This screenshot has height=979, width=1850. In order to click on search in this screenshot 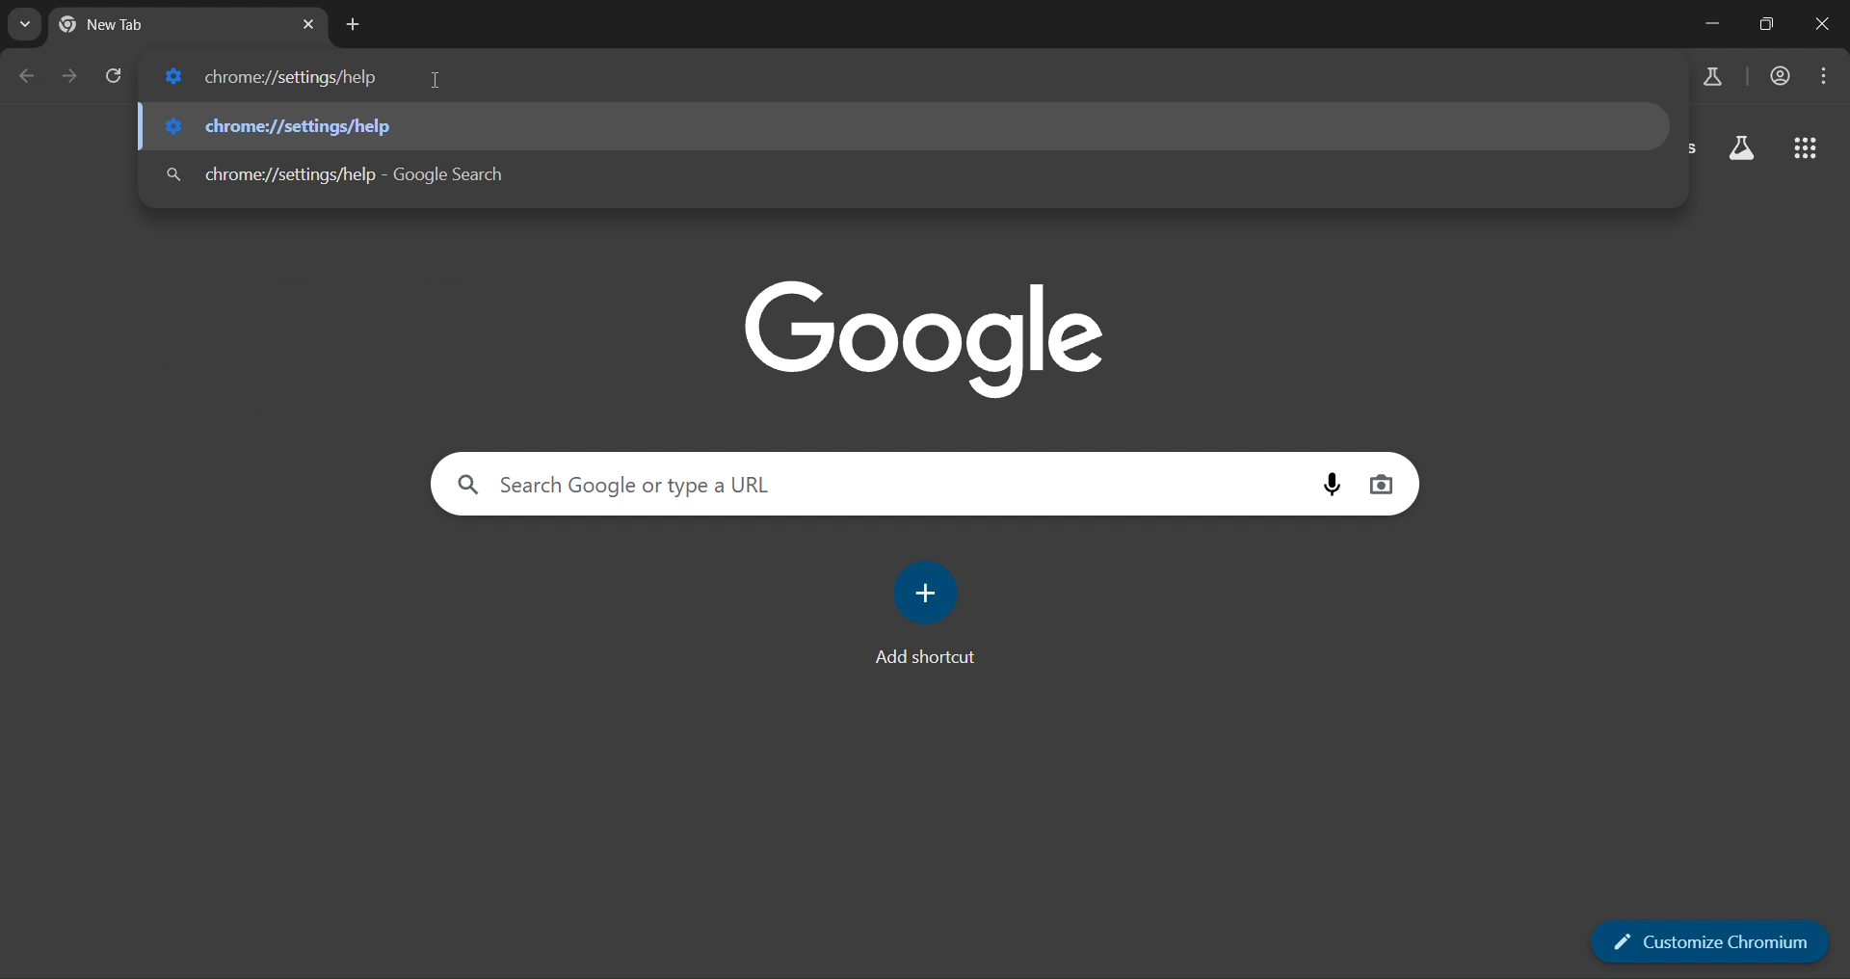, I will do `click(694, 485)`.